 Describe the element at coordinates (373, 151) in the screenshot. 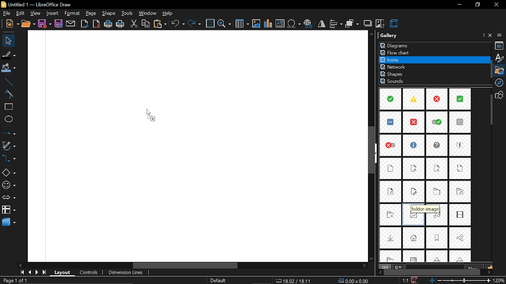

I see `vertical scrollbar` at that location.